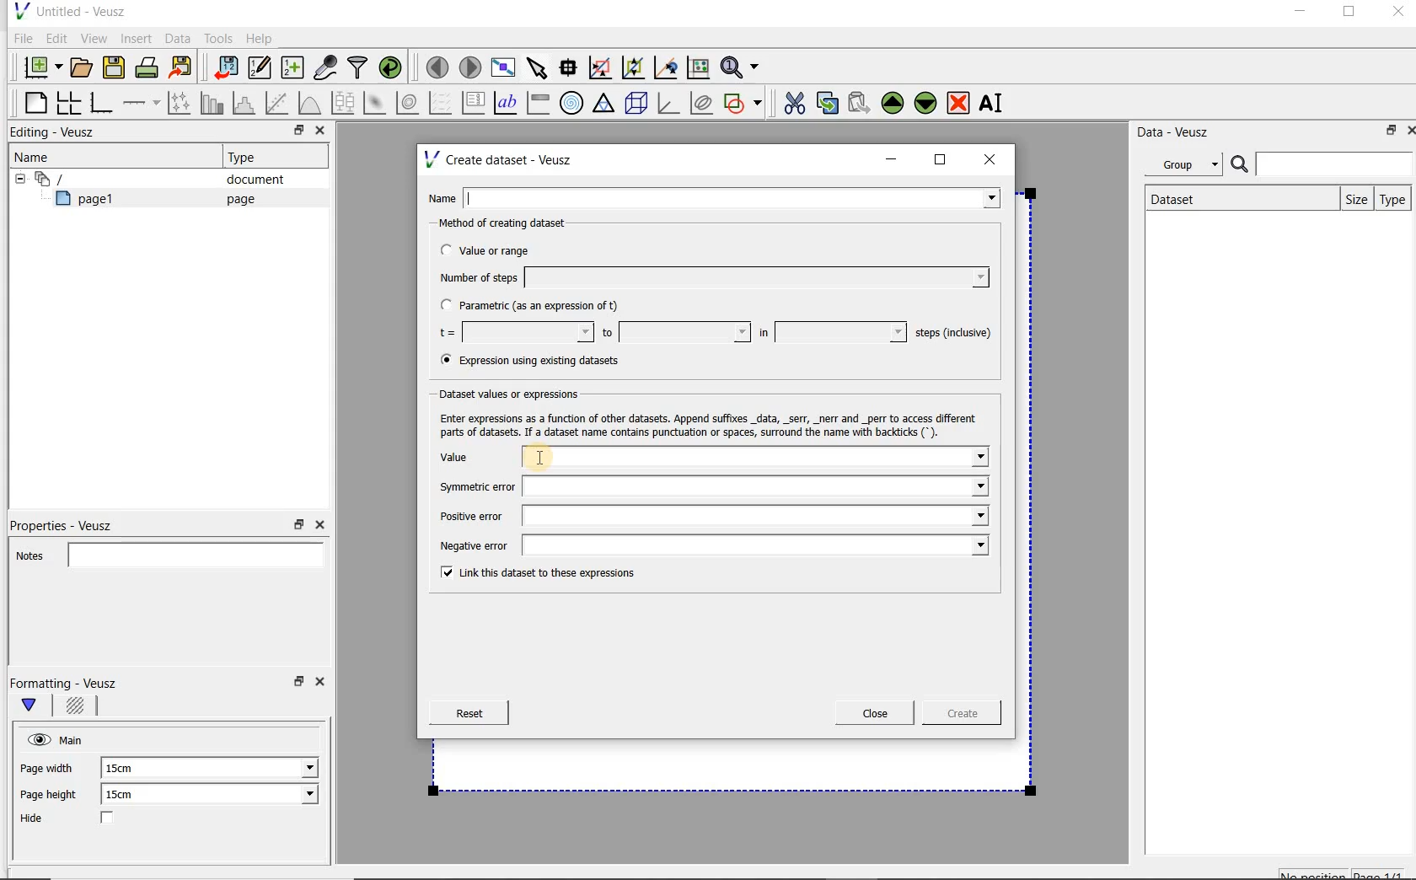  Describe the element at coordinates (138, 38) in the screenshot. I see `Insert` at that location.